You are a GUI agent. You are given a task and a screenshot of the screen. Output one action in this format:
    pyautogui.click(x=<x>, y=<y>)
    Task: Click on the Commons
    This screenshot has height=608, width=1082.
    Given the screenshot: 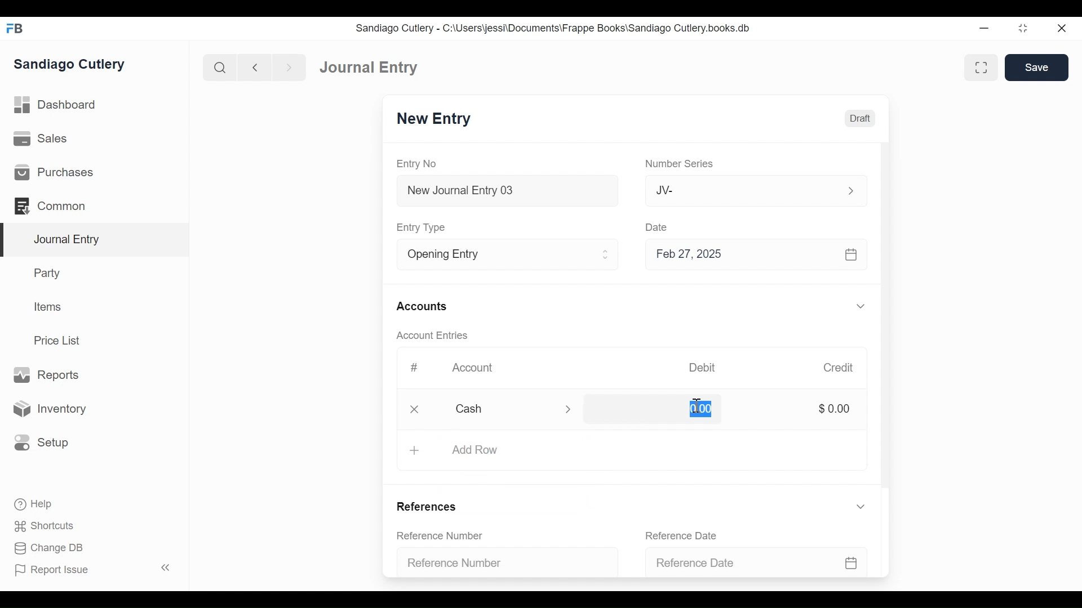 What is the action you would take?
    pyautogui.click(x=49, y=205)
    